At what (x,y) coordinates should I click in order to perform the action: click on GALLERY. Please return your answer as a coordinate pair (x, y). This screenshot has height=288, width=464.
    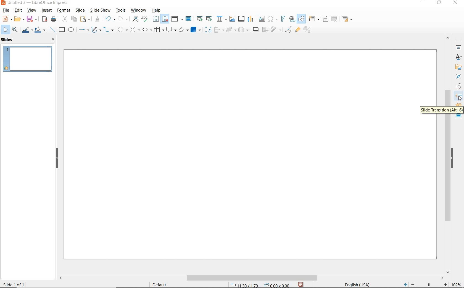
    Looking at the image, I should click on (457, 66).